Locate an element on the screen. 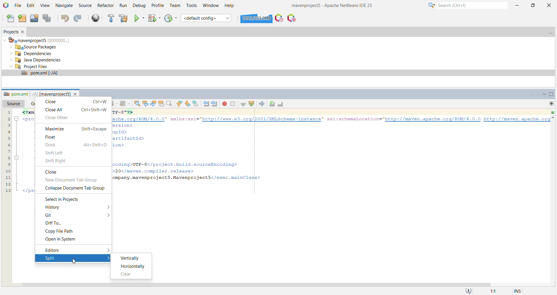  Save All is located at coordinates (48, 19).